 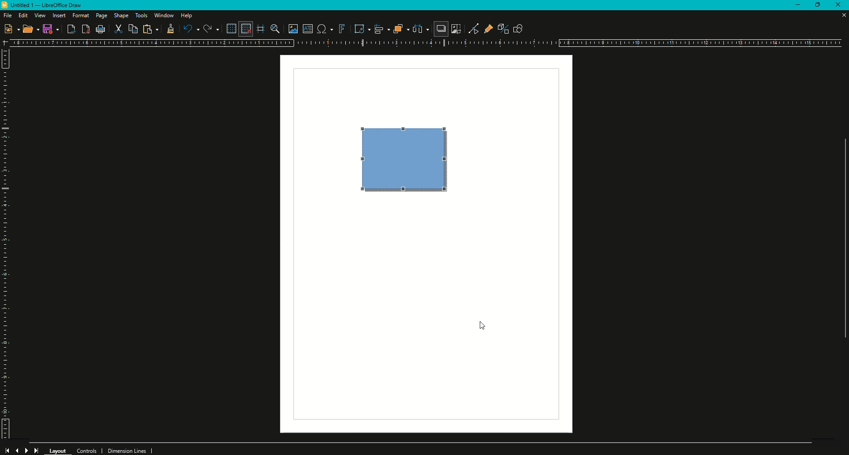 I want to click on Helplines, so click(x=261, y=29).